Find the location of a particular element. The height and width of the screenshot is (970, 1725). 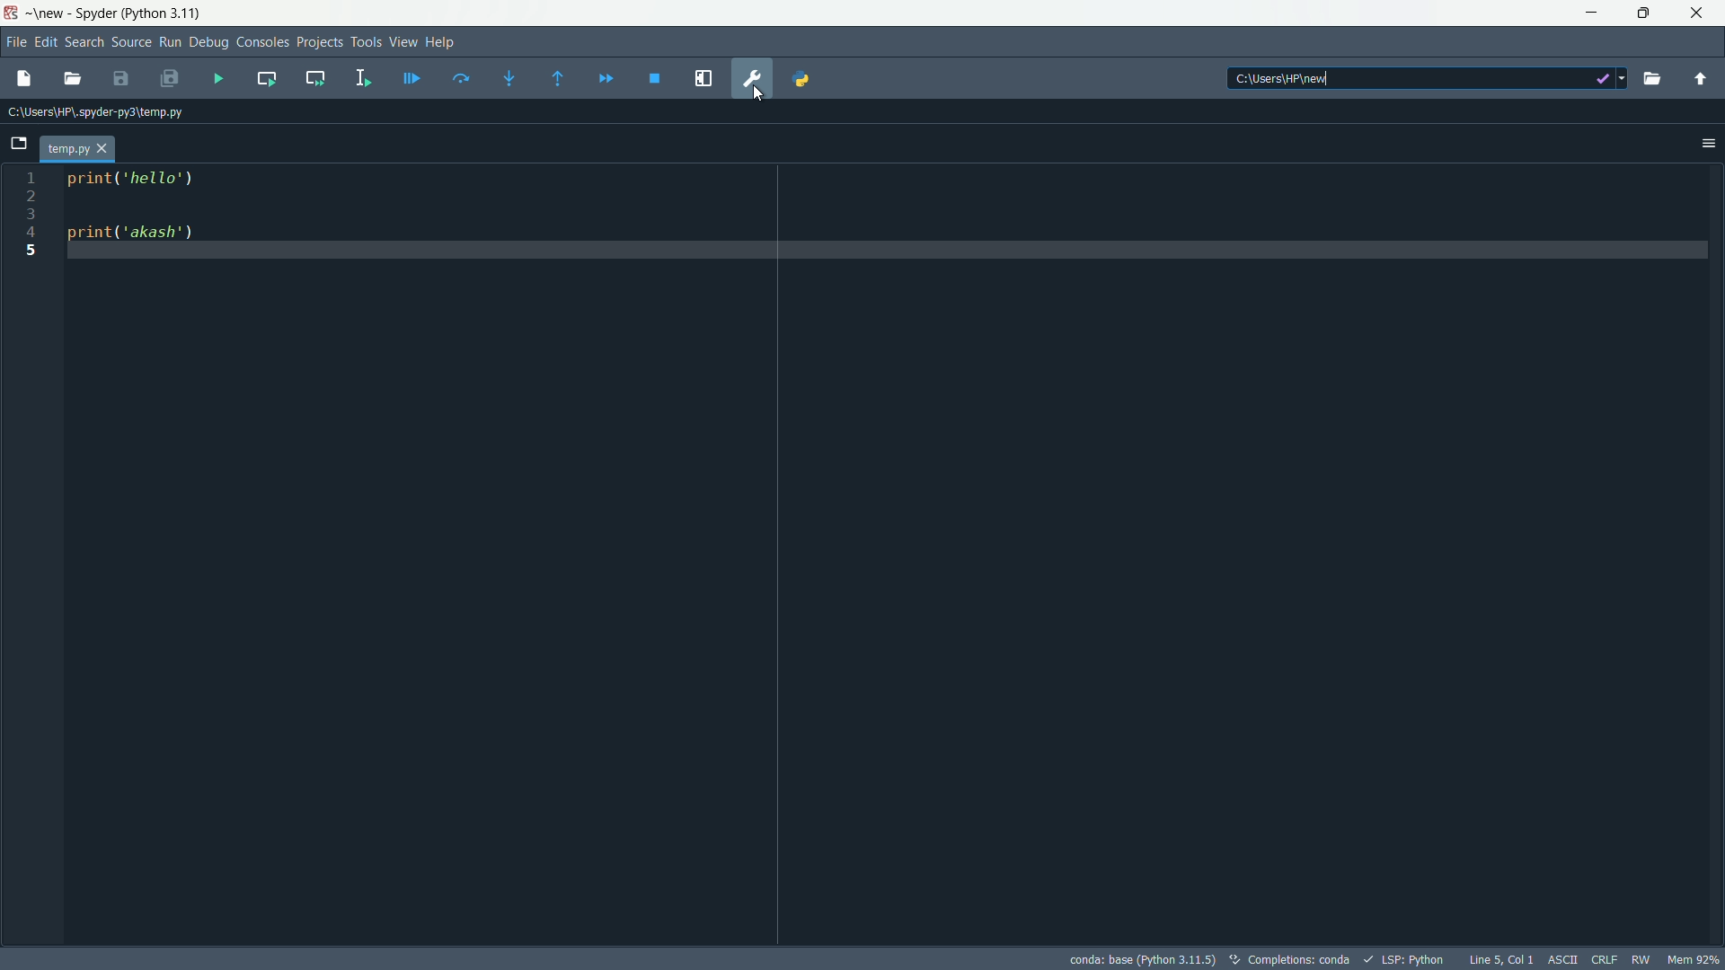

debug file is located at coordinates (412, 79).